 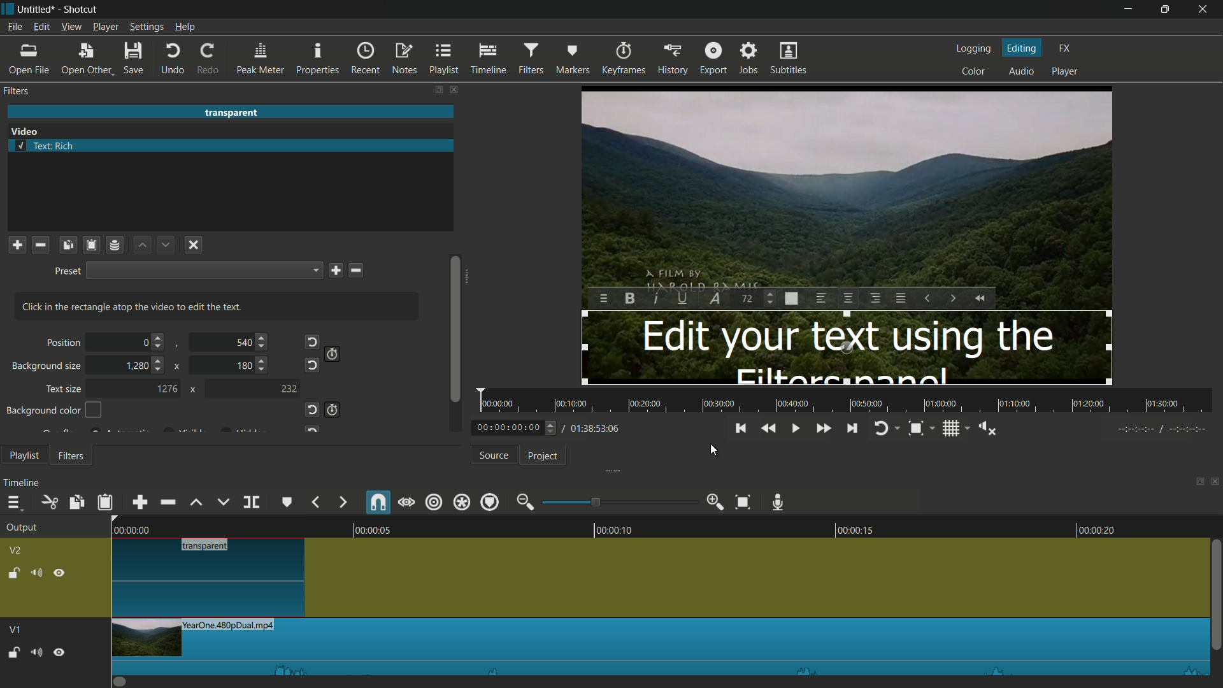 What do you see at coordinates (36, 651) in the screenshot?
I see `Volume` at bounding box center [36, 651].